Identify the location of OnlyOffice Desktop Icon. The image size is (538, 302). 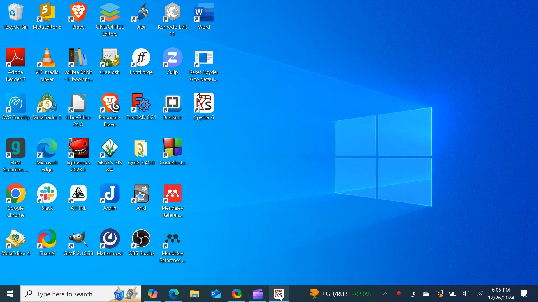
(110, 20).